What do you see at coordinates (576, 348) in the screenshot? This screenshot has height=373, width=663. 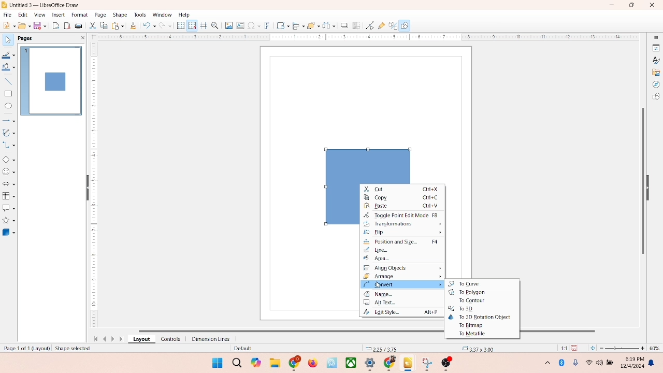 I see `save` at bounding box center [576, 348].